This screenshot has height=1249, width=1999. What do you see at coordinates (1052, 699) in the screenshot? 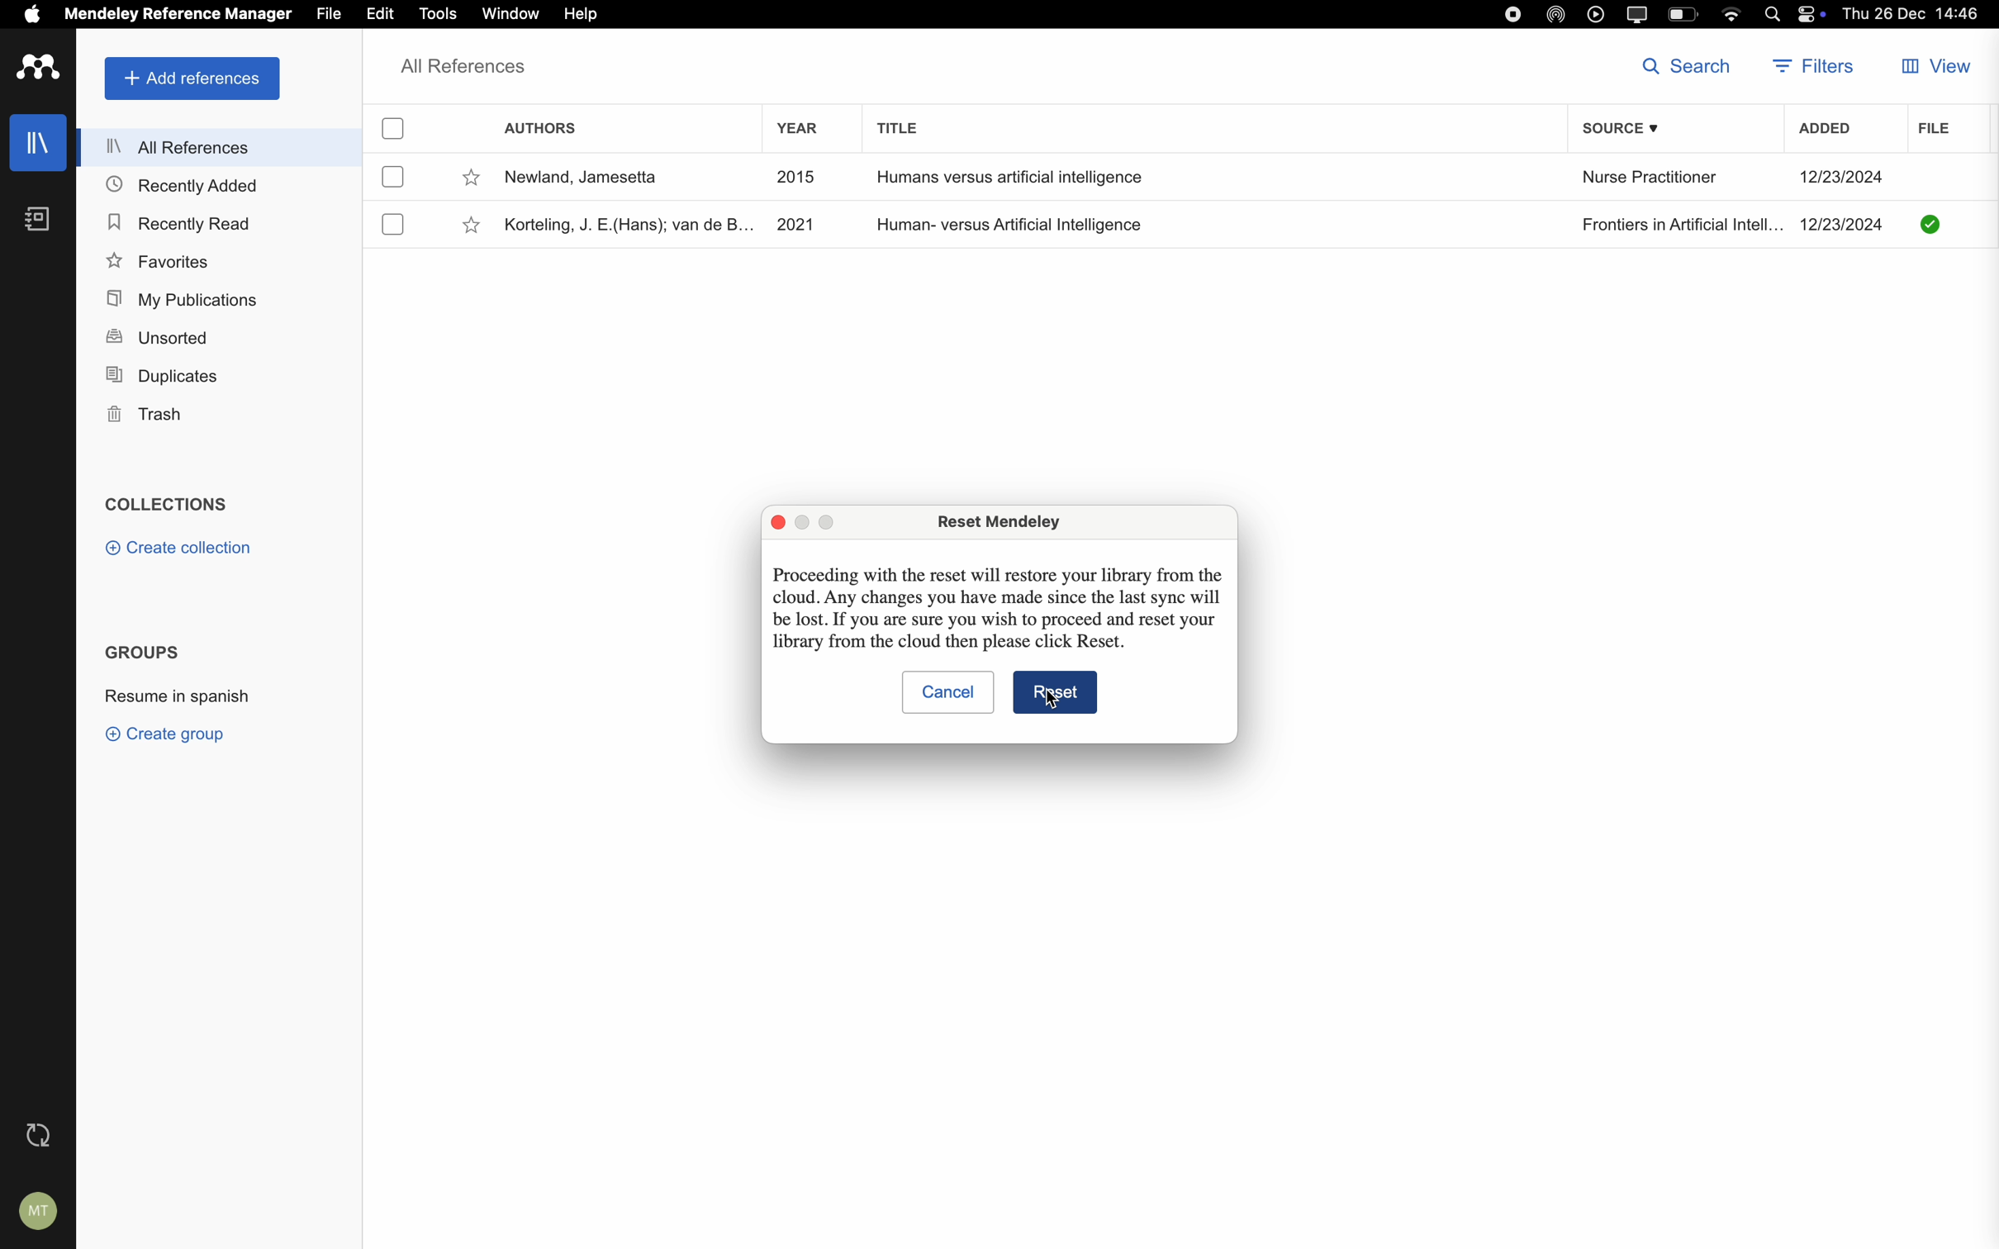
I see `Cursor` at bounding box center [1052, 699].